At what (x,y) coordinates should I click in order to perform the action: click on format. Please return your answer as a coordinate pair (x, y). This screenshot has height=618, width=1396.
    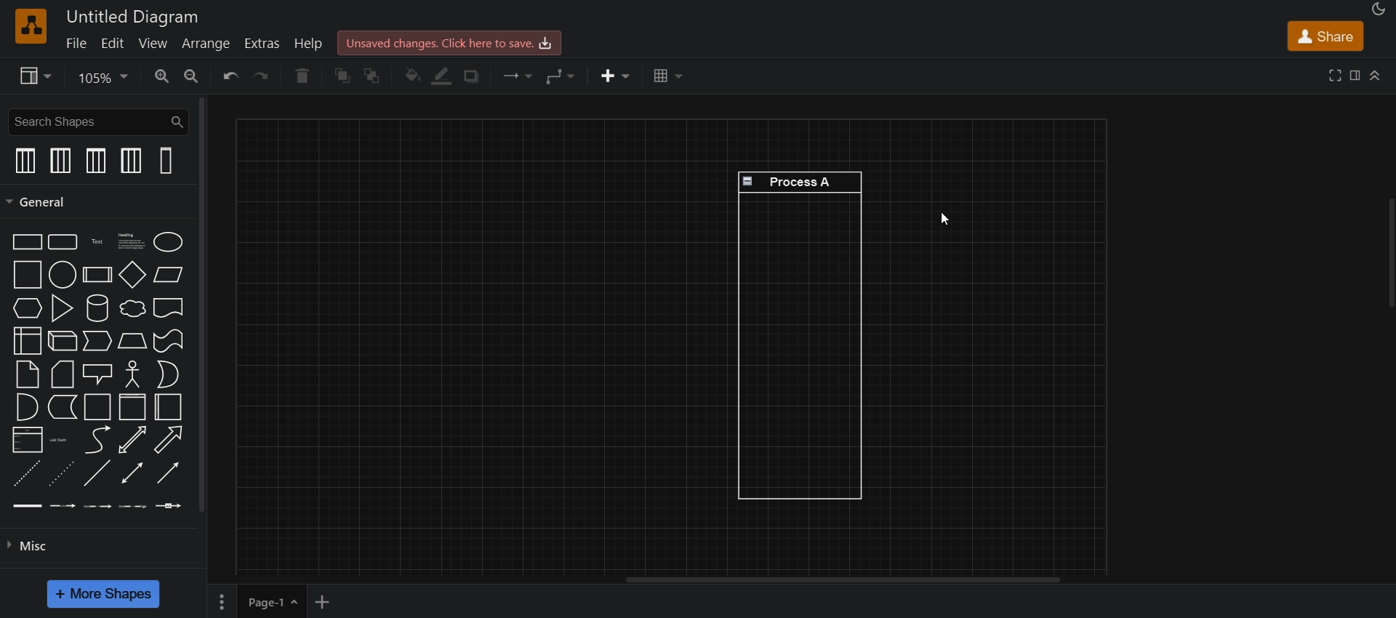
    Looking at the image, I should click on (1354, 76).